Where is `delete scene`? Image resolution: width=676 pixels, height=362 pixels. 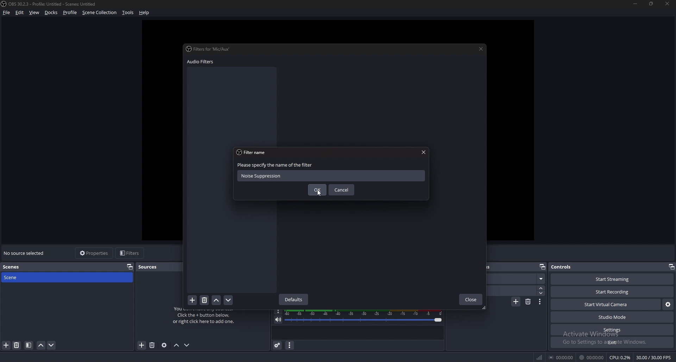
delete scene is located at coordinates (18, 345).